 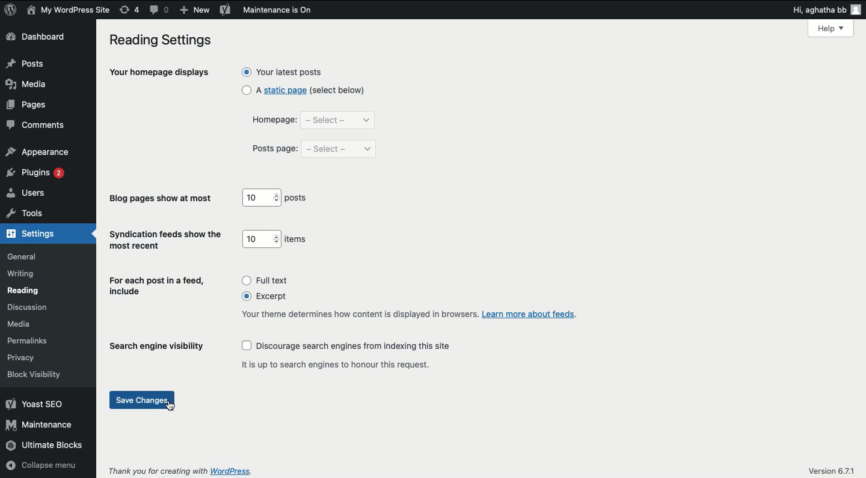 I want to click on your latest posts, so click(x=282, y=72).